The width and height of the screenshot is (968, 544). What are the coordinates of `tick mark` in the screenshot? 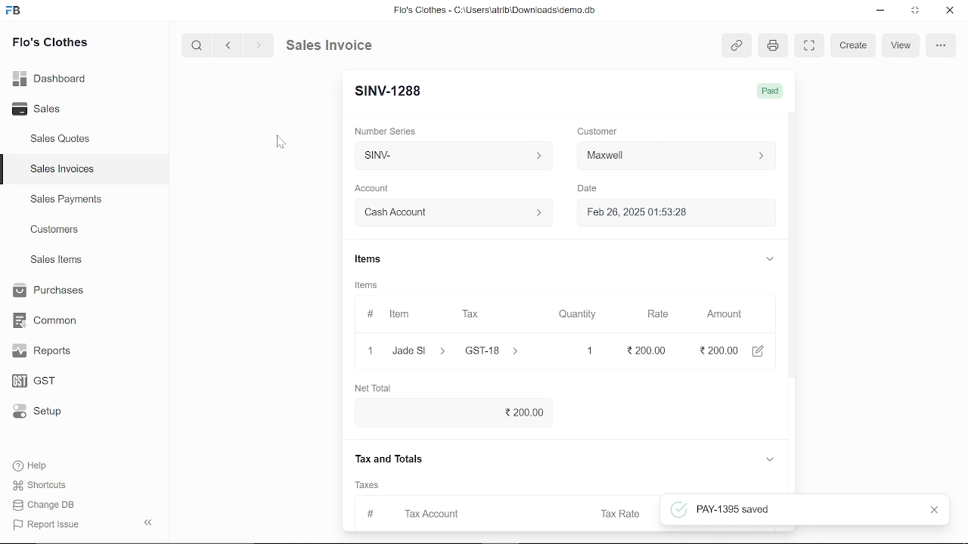 It's located at (678, 510).